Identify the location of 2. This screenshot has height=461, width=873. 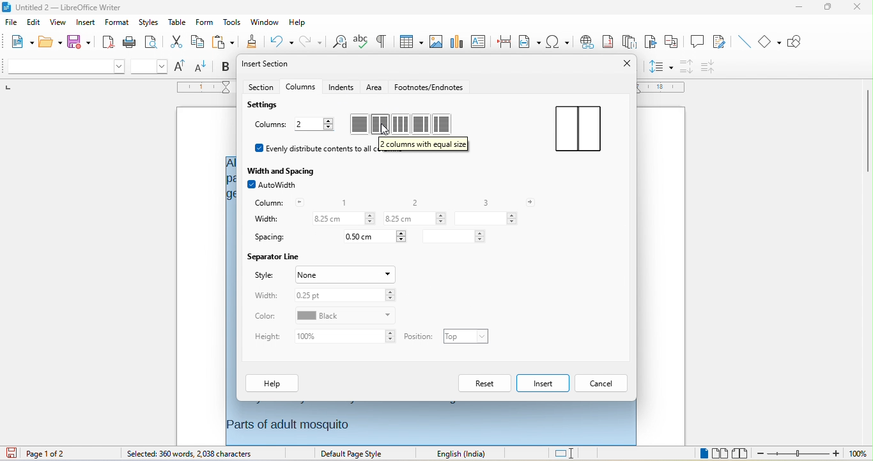
(412, 202).